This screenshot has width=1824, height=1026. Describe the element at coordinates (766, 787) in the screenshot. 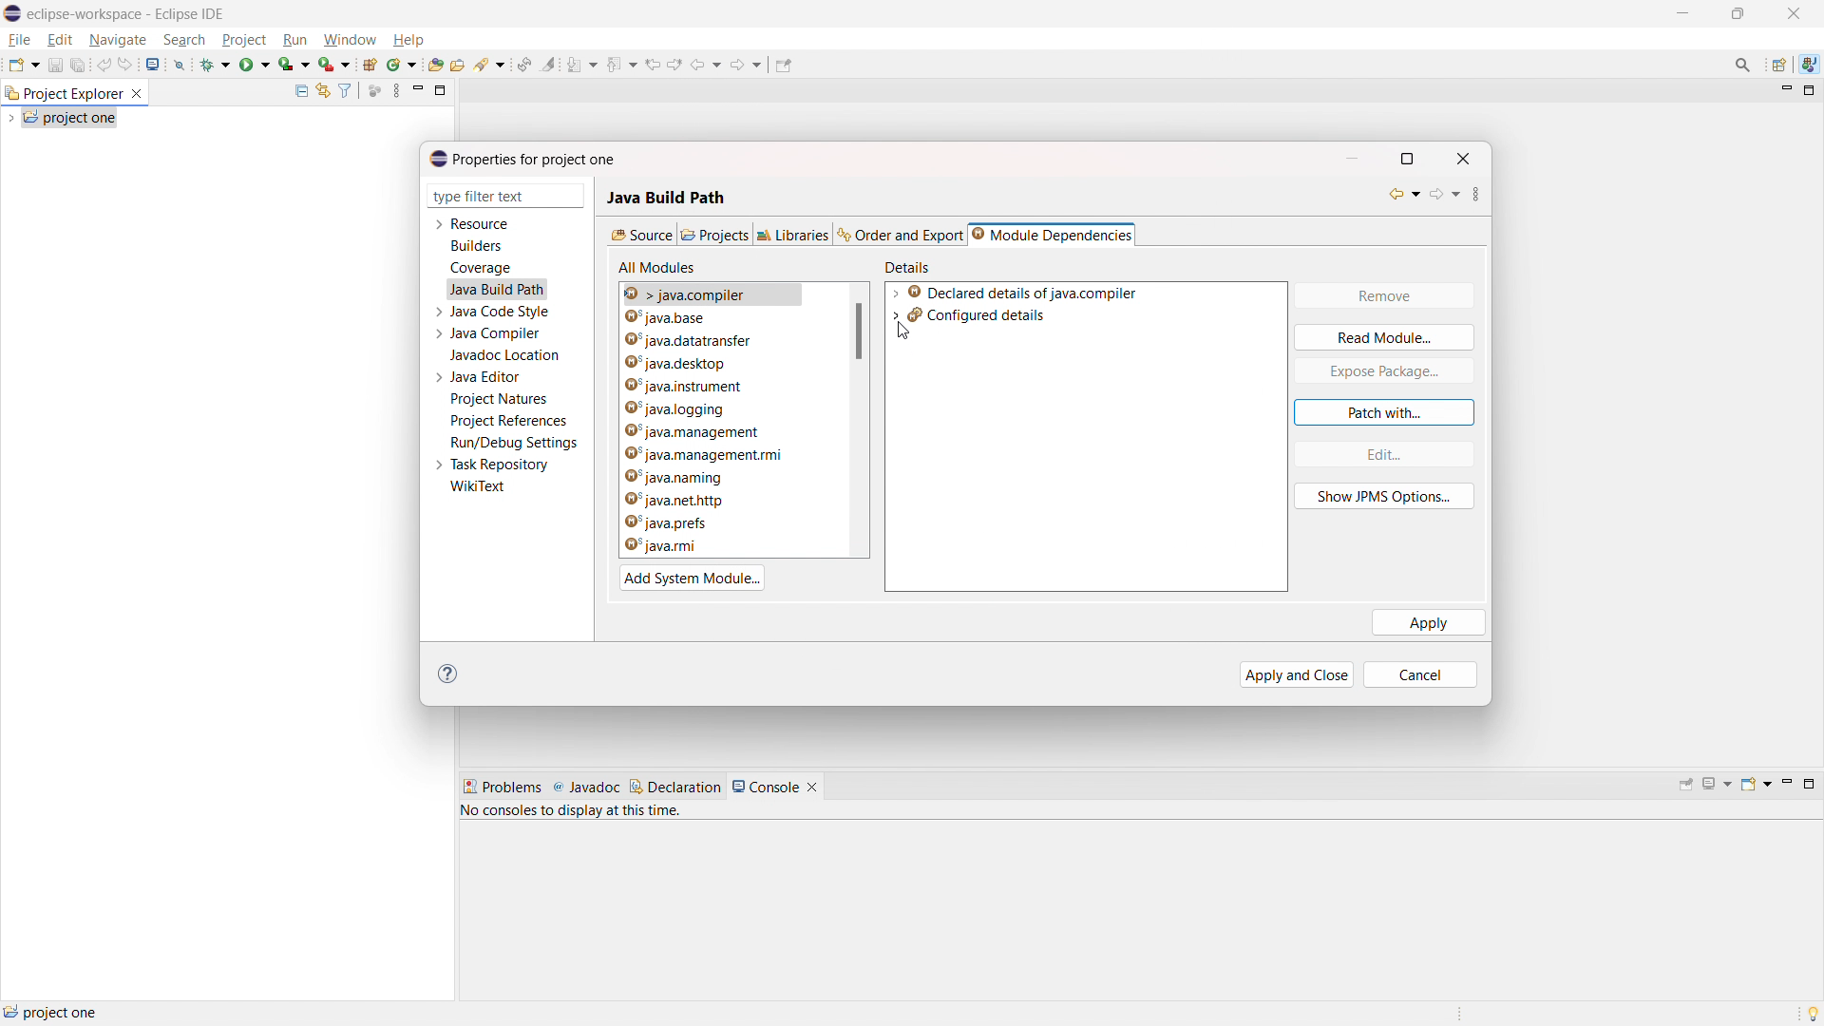

I see `console` at that location.